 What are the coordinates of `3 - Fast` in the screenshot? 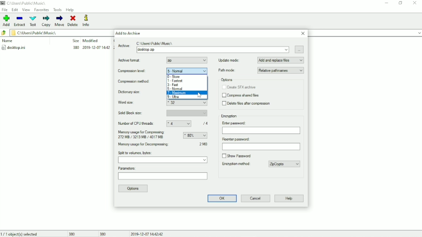 It's located at (175, 85).